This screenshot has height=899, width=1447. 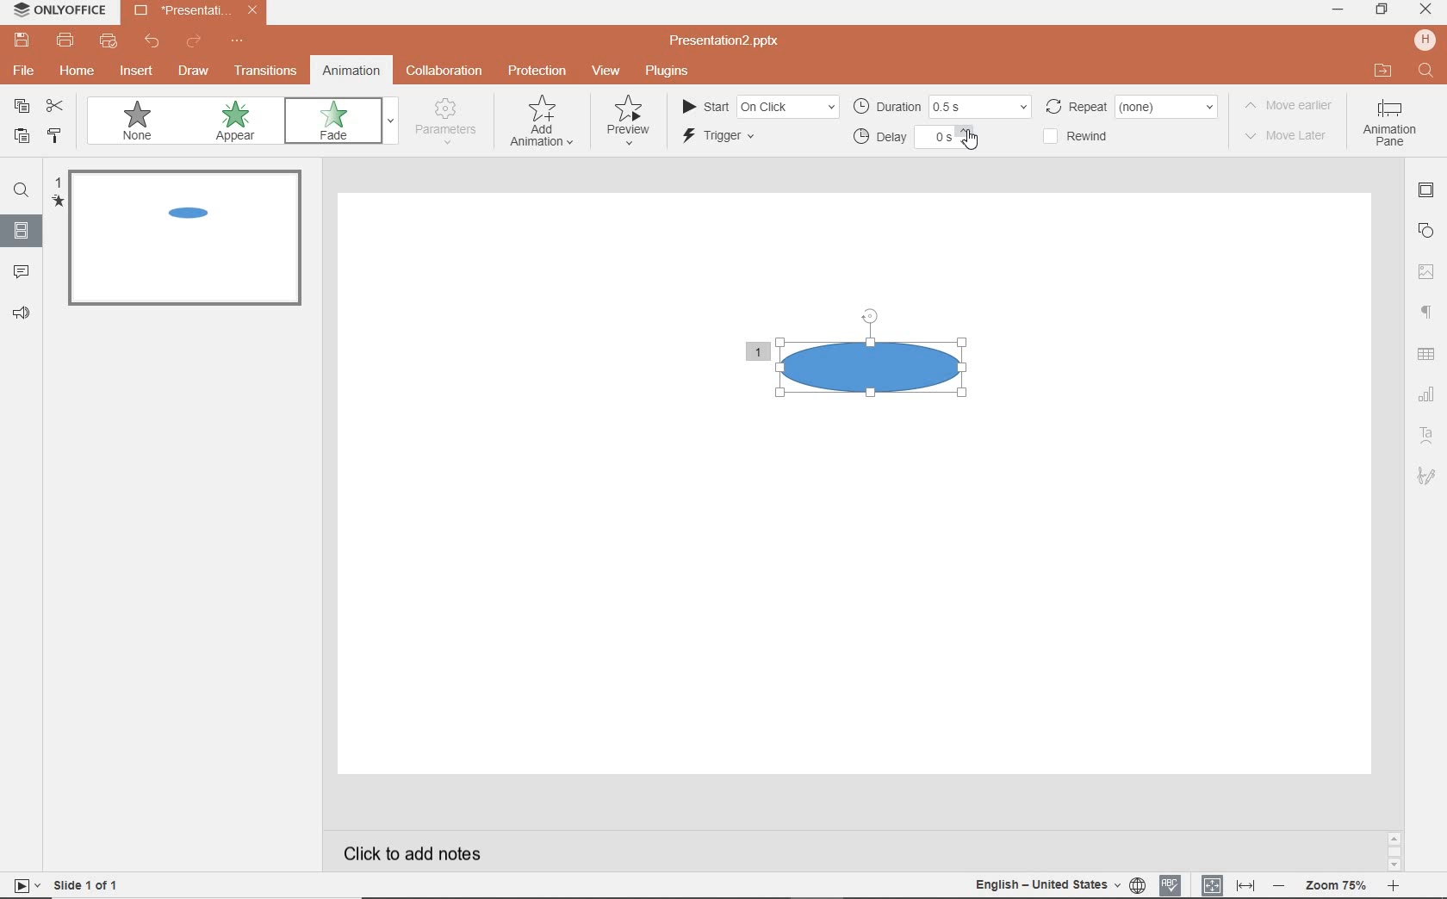 What do you see at coordinates (1336, 11) in the screenshot?
I see `MINIMIZE` at bounding box center [1336, 11].